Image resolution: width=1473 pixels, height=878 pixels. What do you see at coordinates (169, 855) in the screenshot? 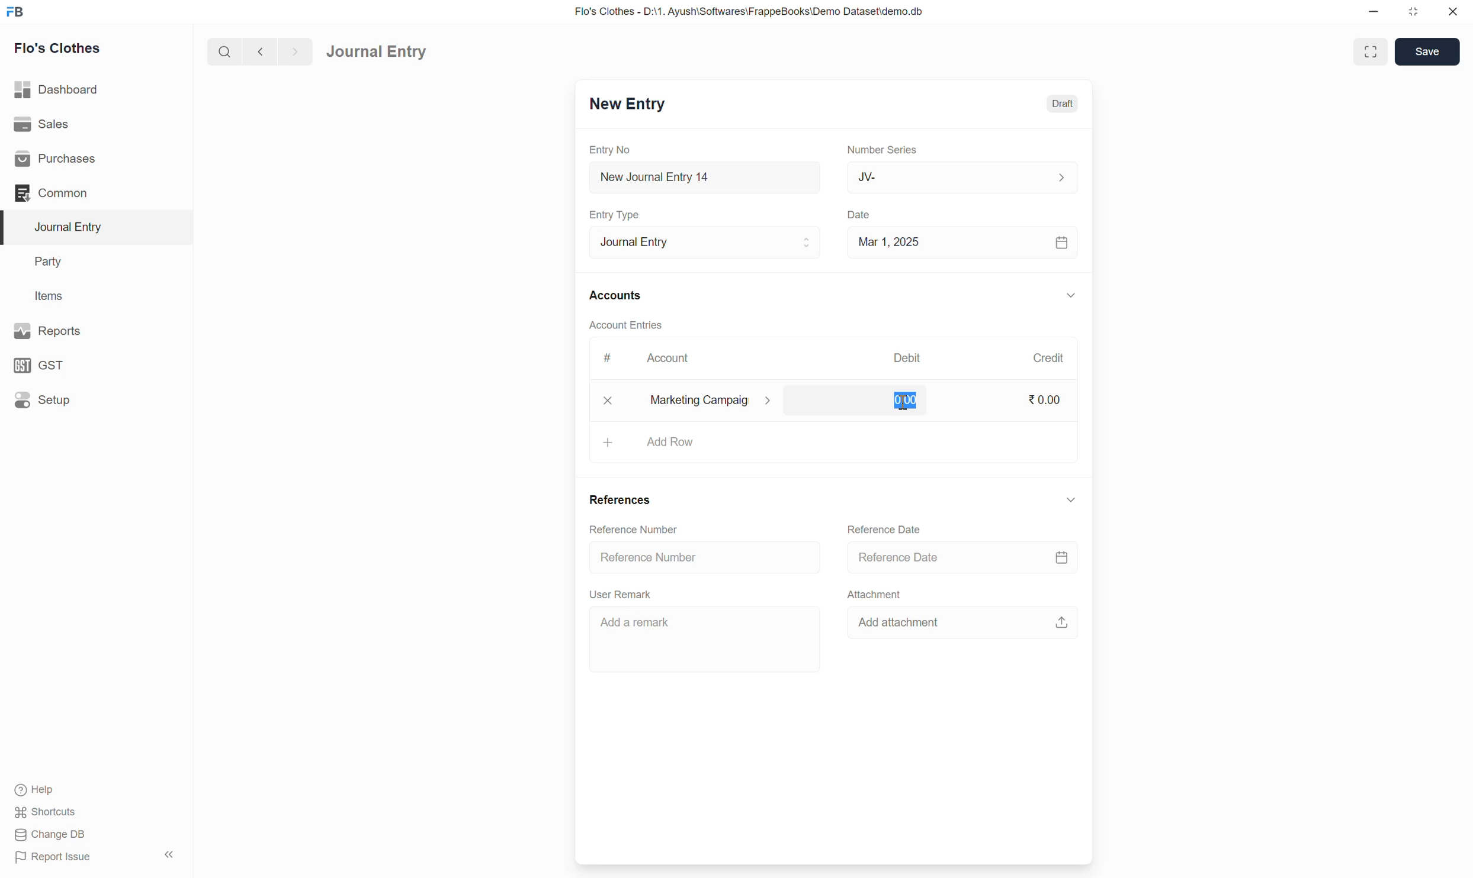
I see `<<` at bounding box center [169, 855].